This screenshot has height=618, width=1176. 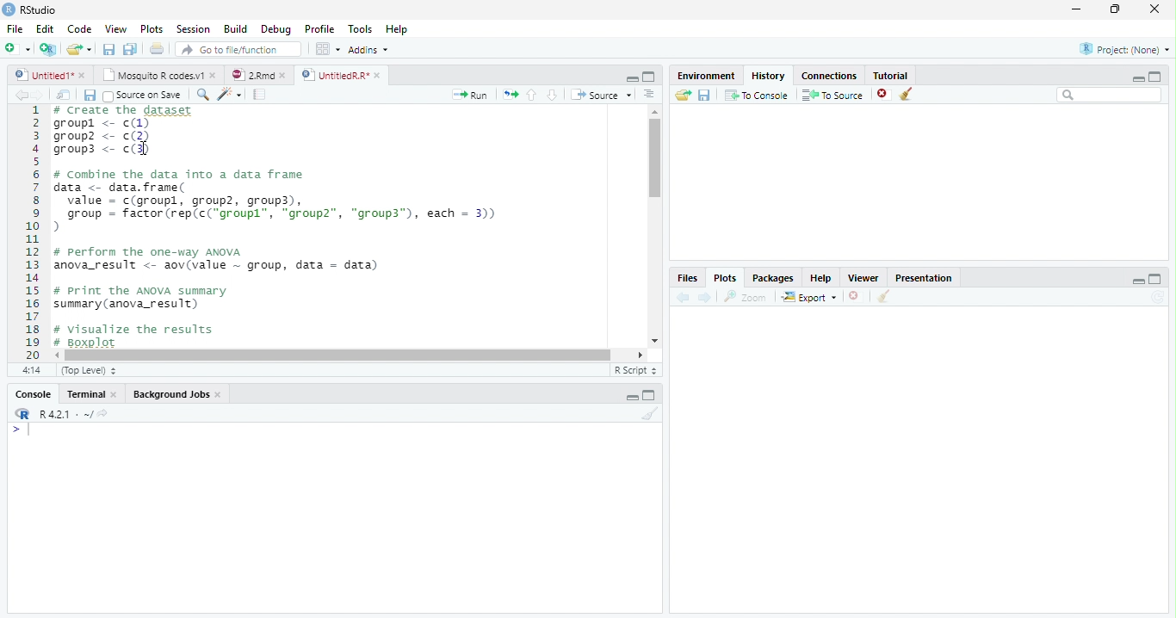 What do you see at coordinates (821, 278) in the screenshot?
I see `help` at bounding box center [821, 278].